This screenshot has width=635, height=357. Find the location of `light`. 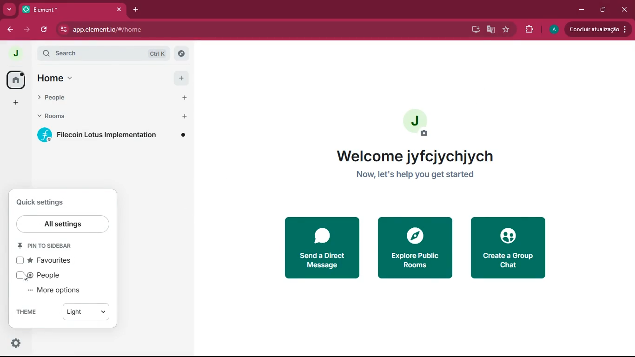

light is located at coordinates (86, 312).